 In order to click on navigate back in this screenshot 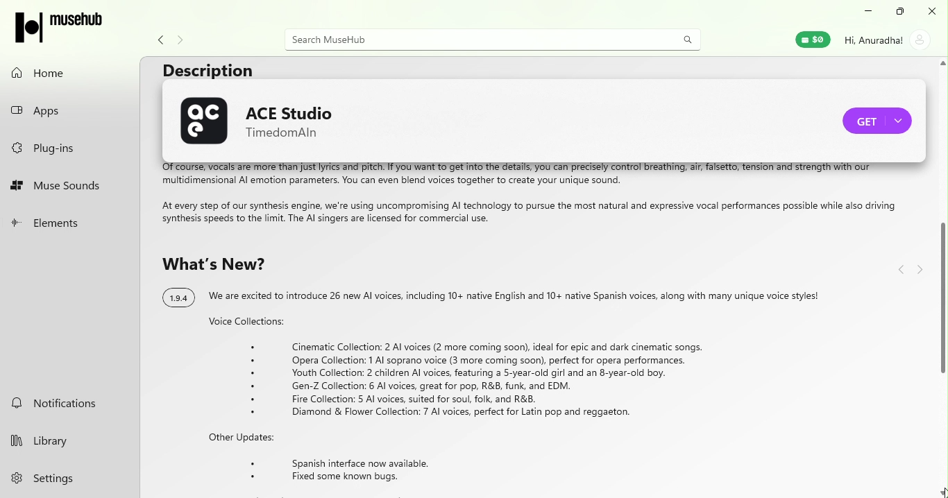, I will do `click(161, 38)`.